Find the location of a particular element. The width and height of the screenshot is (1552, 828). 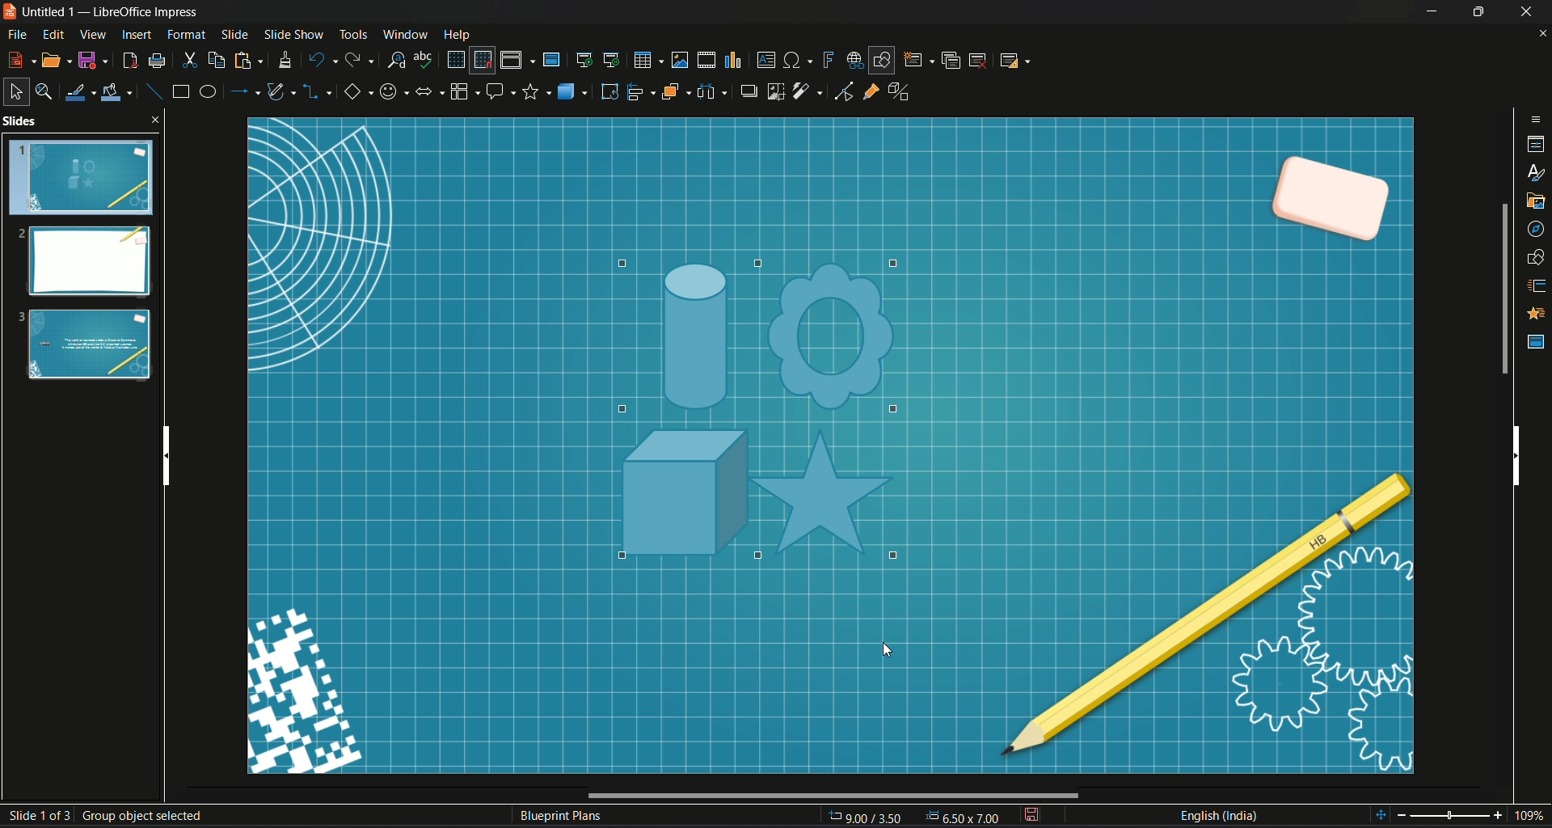

save is located at coordinates (1031, 816).